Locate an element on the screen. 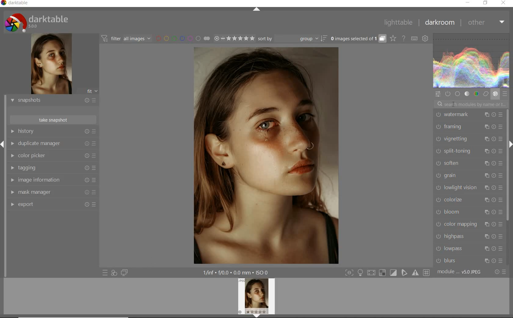 The height and width of the screenshot is (318, 513). history is located at coordinates (53, 132).